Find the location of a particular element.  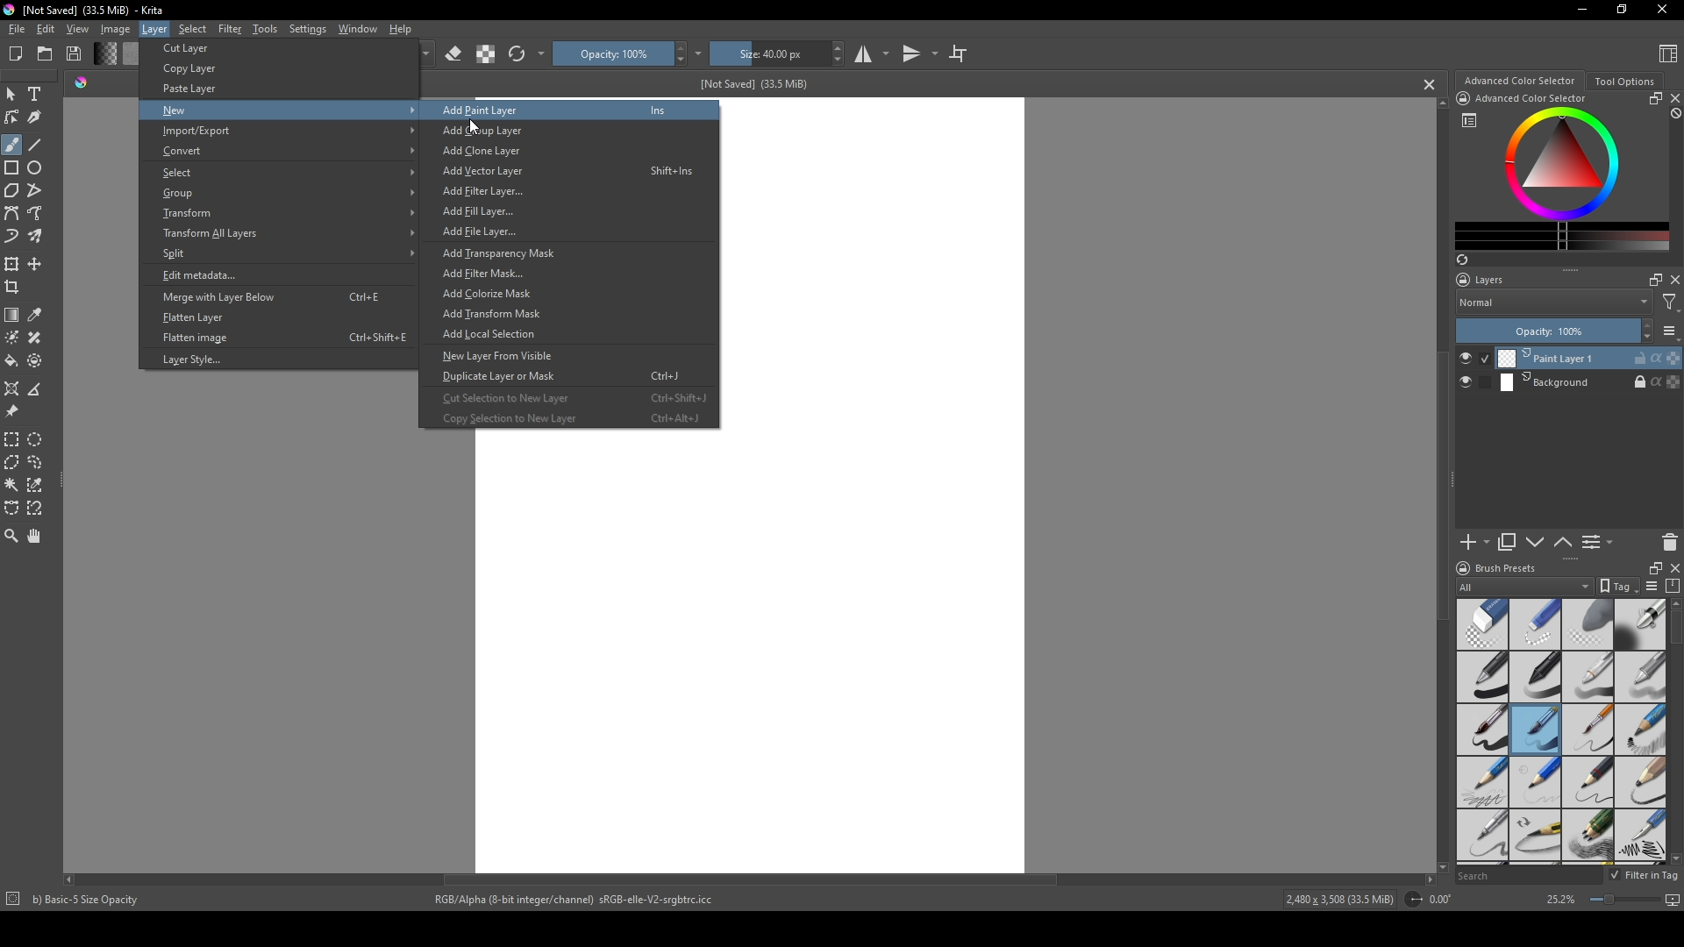

Add Local Selection is located at coordinates (496, 334).